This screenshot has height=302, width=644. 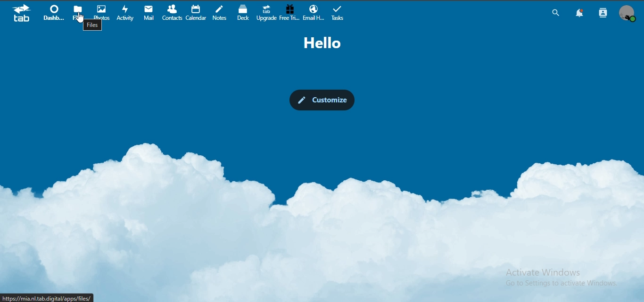 I want to click on customize, so click(x=321, y=99).